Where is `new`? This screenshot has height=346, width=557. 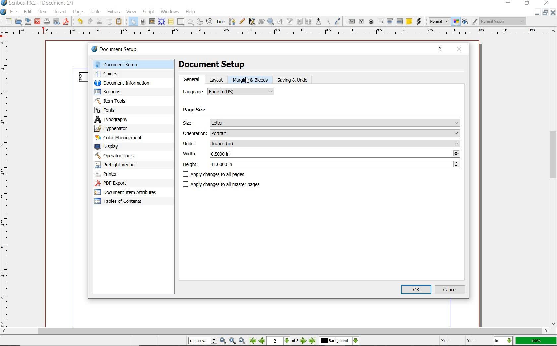 new is located at coordinates (9, 22).